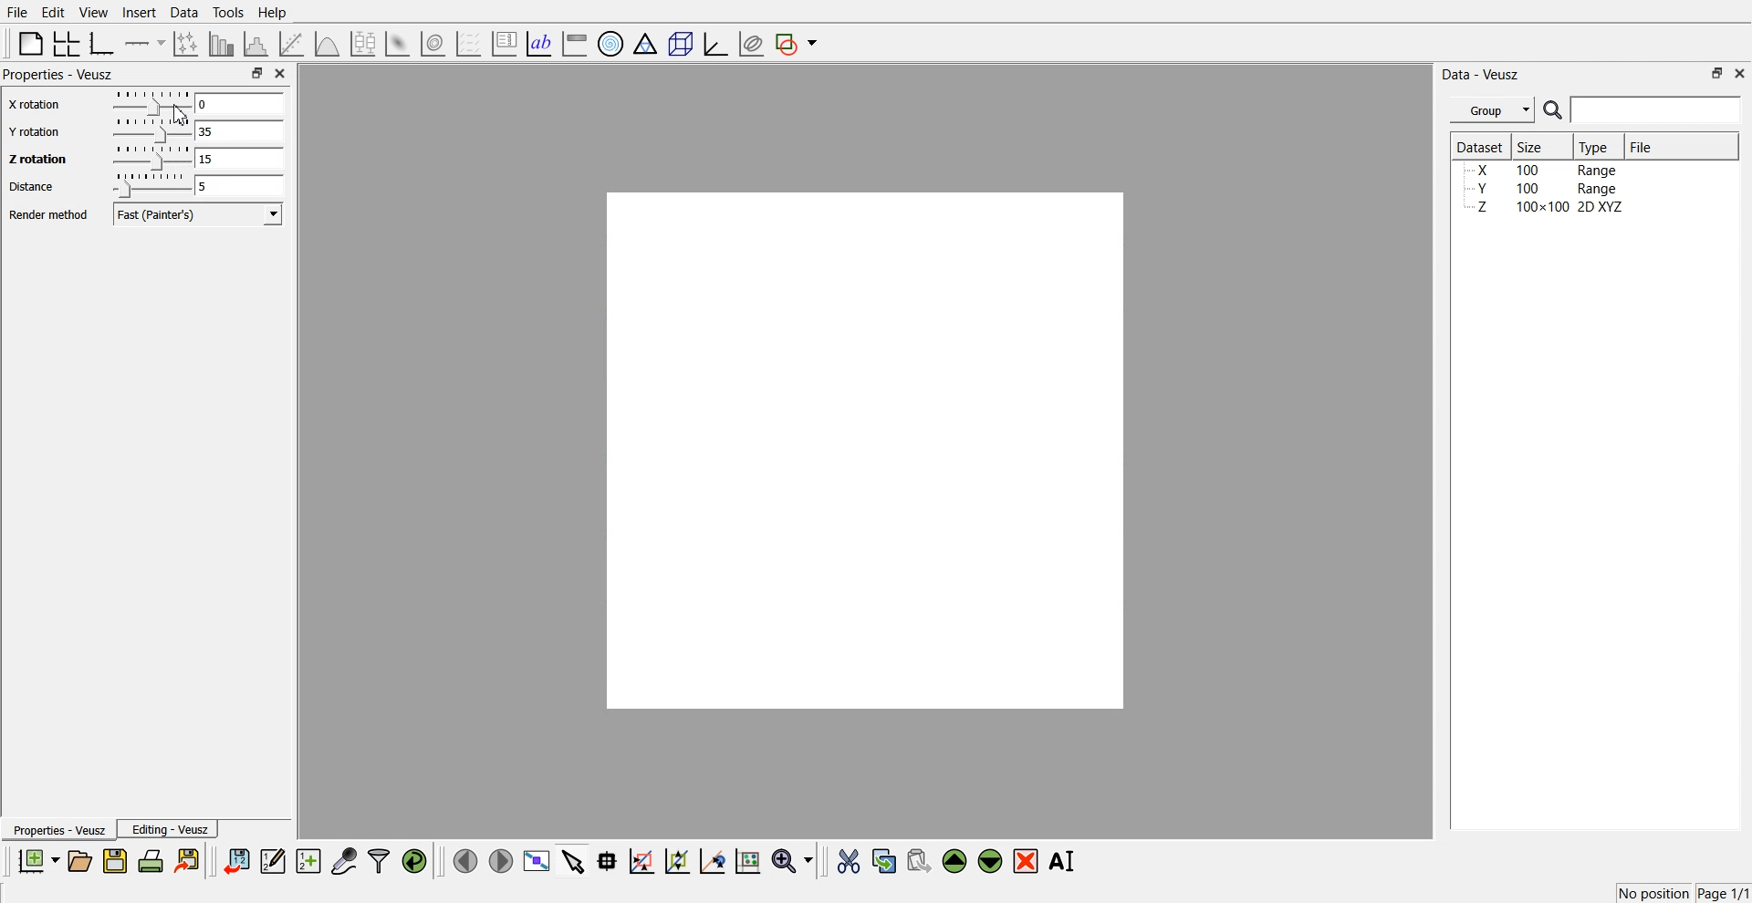 This screenshot has height=903, width=1752. I want to click on Drag Handle, so click(151, 159).